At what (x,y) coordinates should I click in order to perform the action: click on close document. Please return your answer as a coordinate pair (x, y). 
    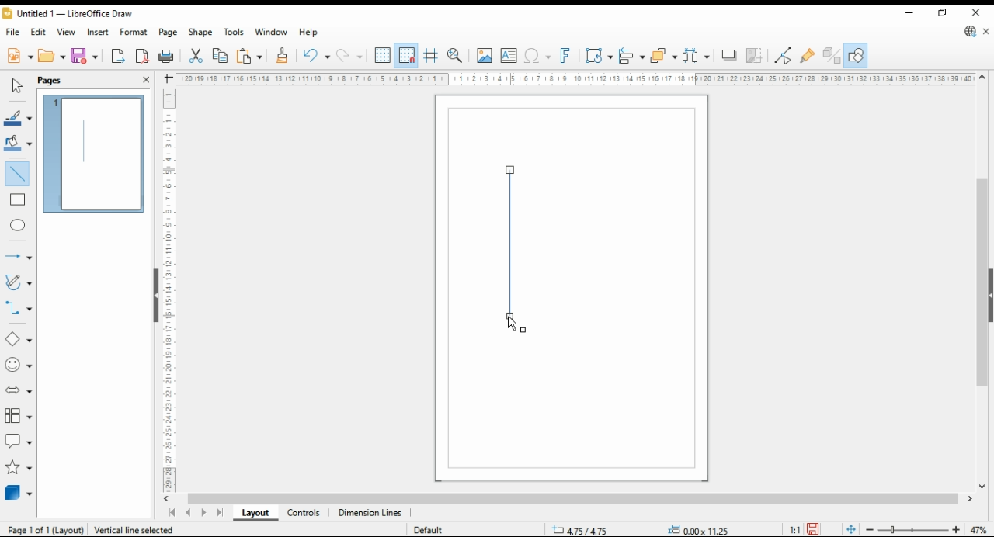
    Looking at the image, I should click on (987, 33).